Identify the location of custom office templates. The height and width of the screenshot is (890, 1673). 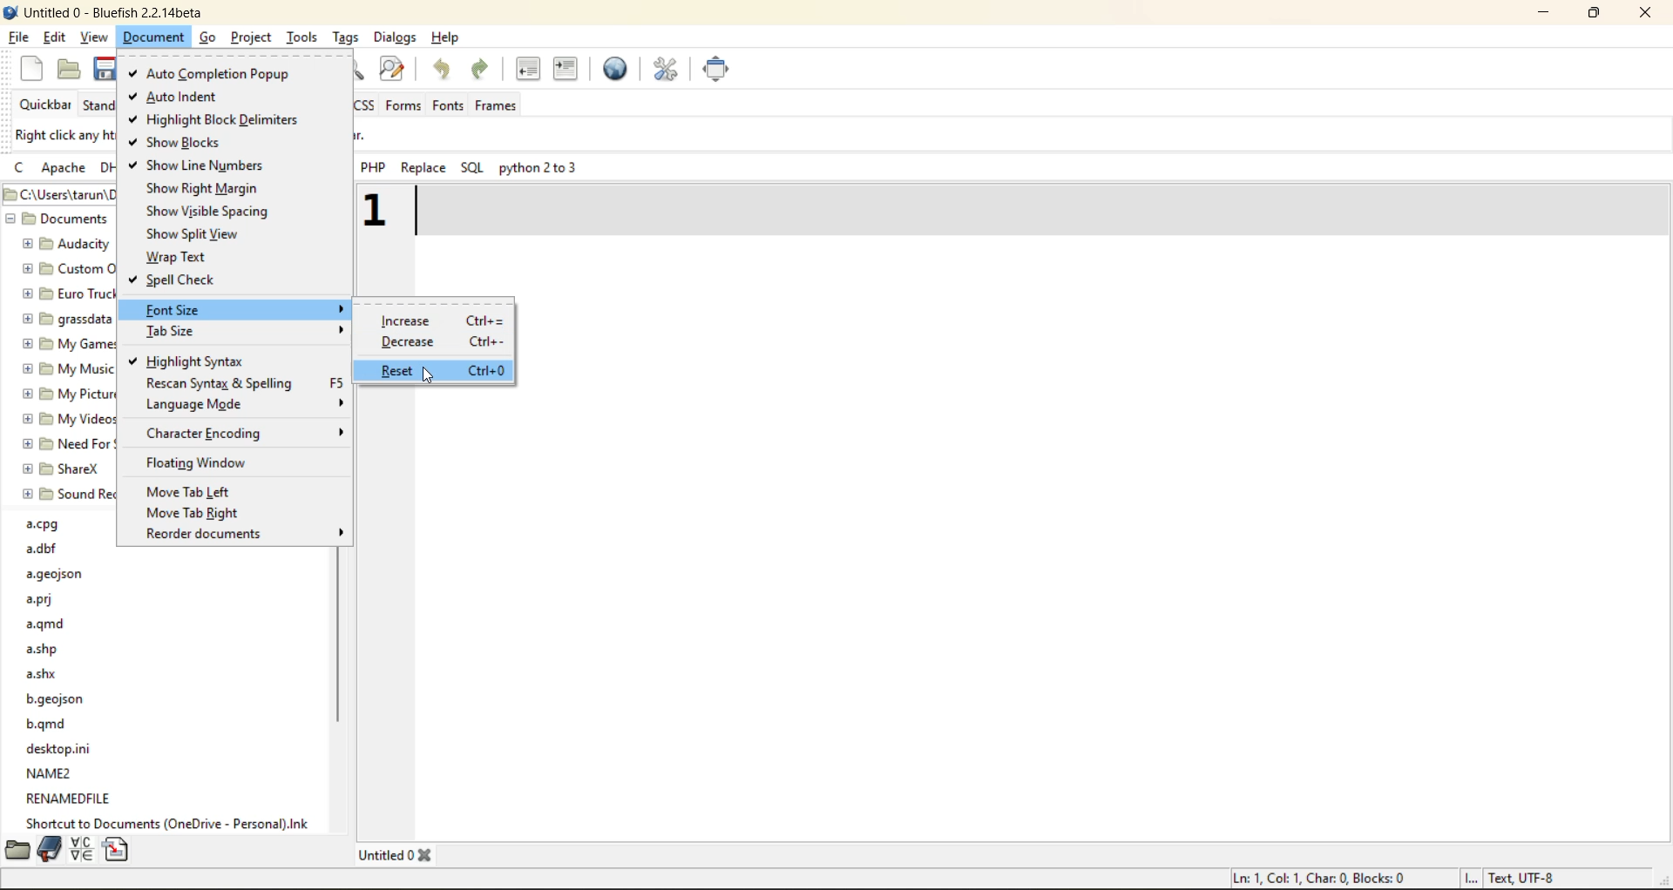
(68, 268).